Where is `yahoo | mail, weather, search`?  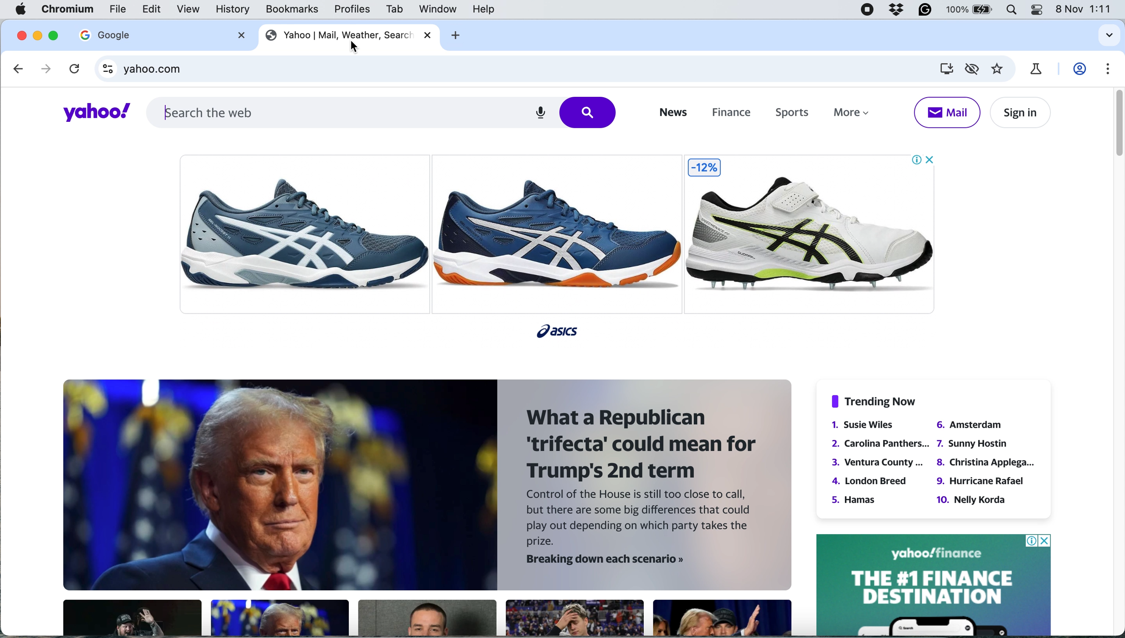 yahoo | mail, weather, search is located at coordinates (337, 34).